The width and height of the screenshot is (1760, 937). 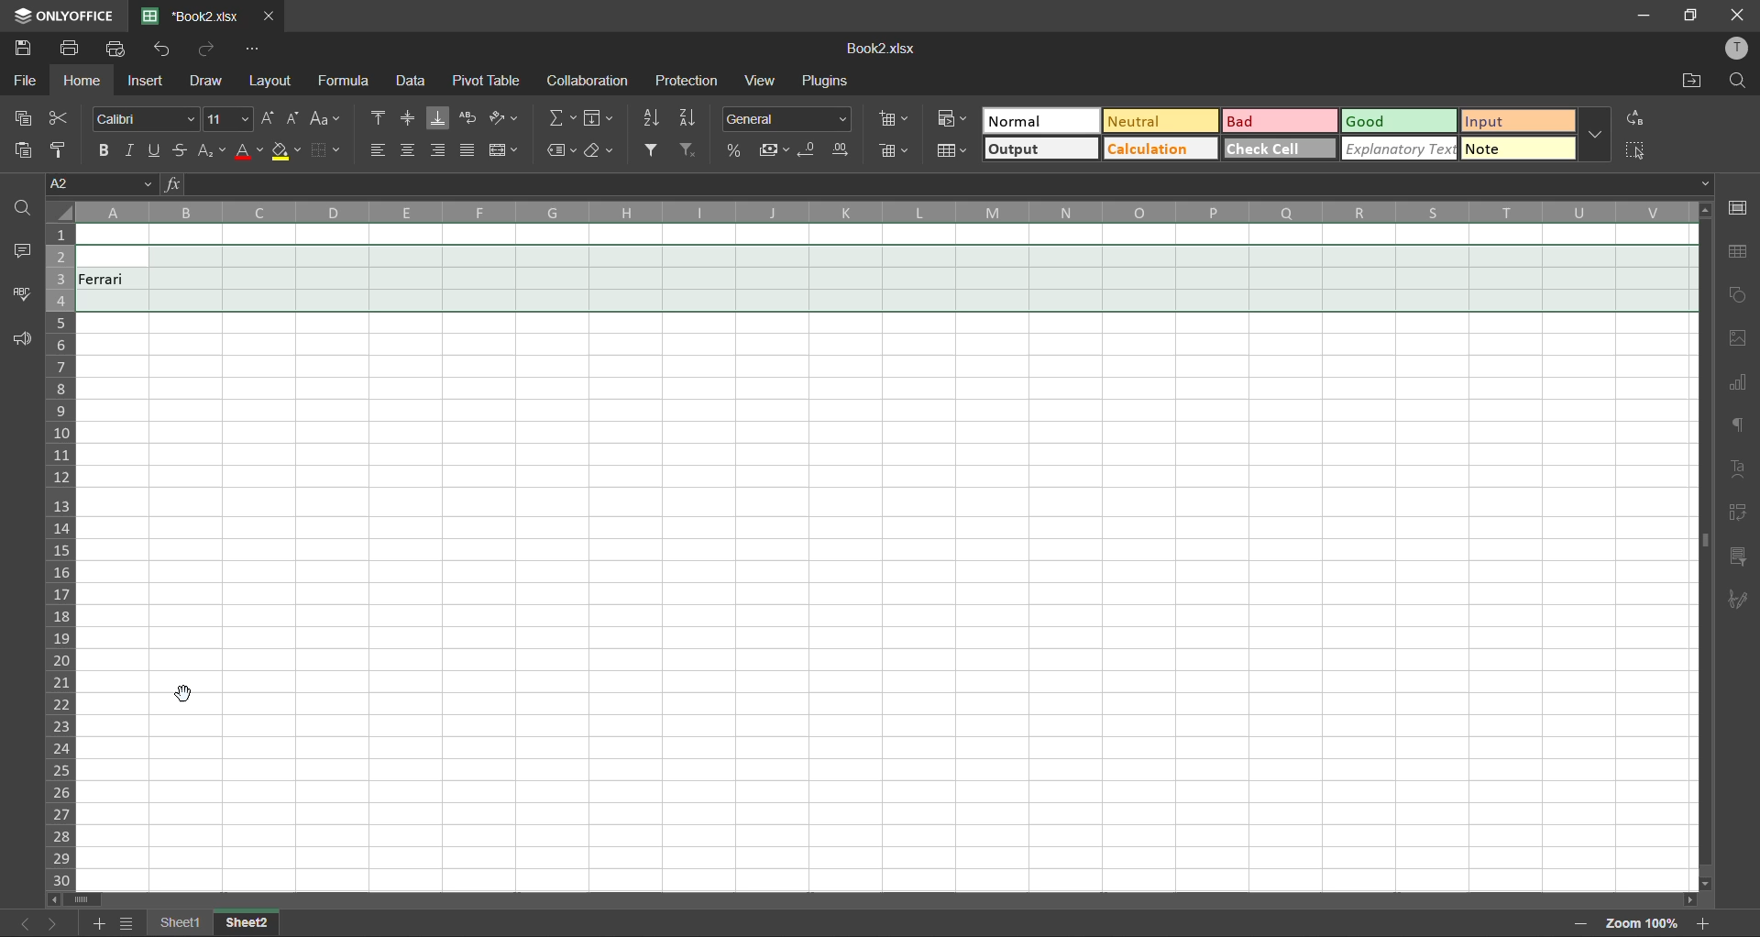 I want to click on formula, so click(x=348, y=84).